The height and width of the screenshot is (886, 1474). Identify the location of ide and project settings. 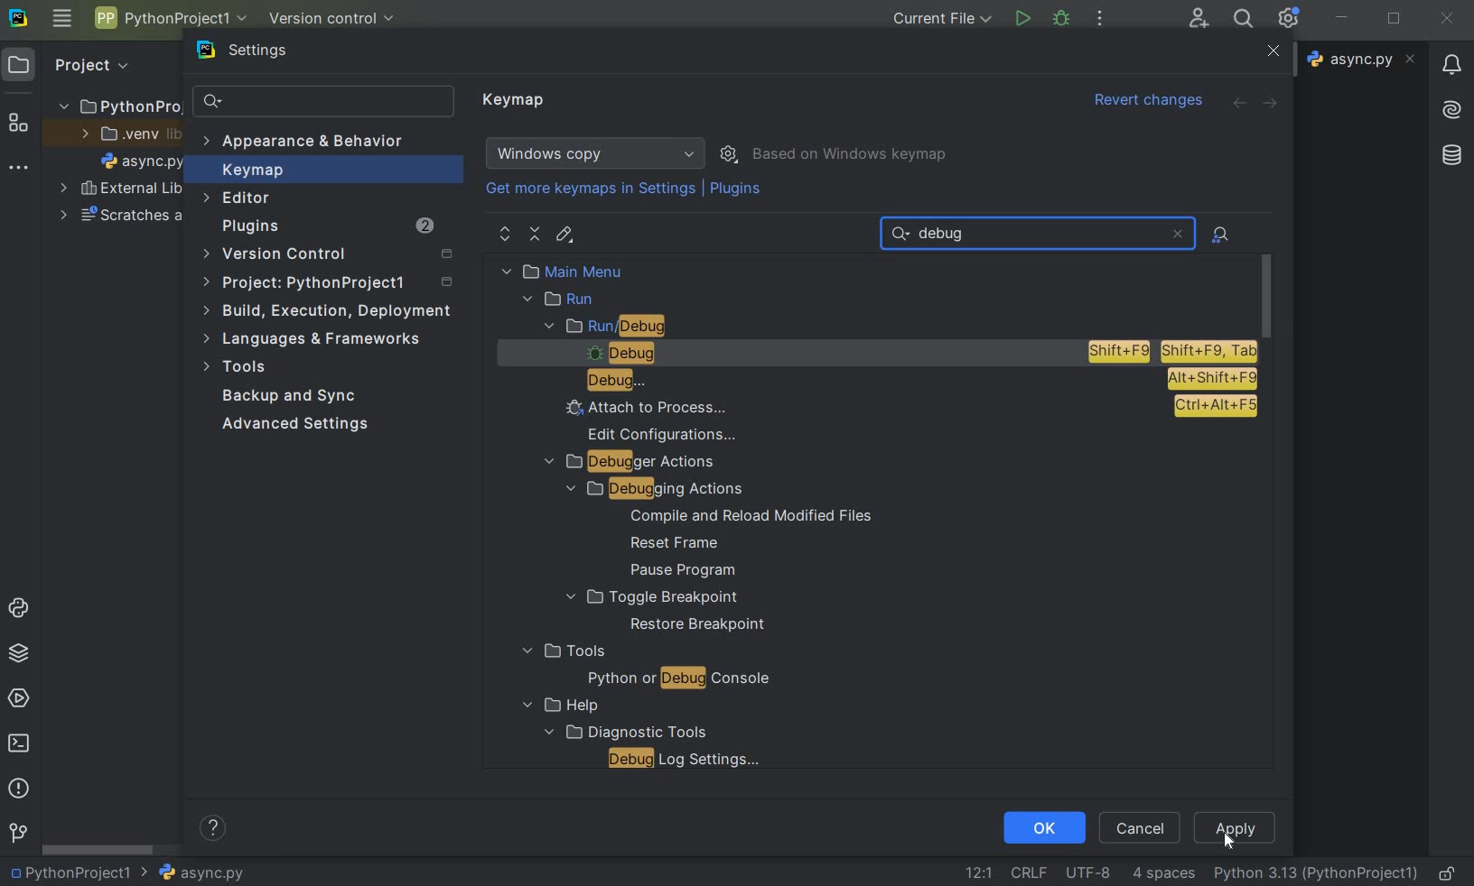
(1290, 18).